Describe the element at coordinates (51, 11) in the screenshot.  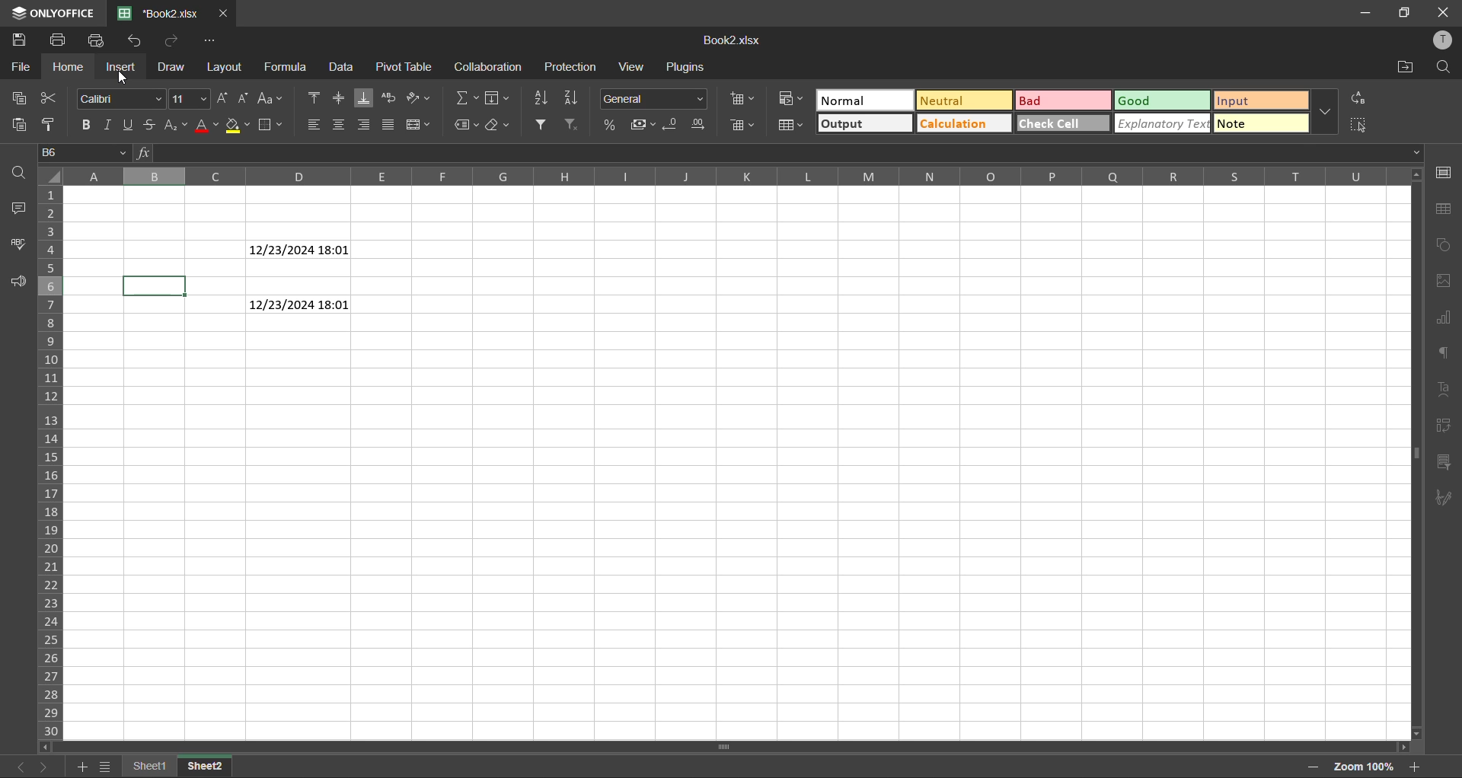
I see `only office` at that location.